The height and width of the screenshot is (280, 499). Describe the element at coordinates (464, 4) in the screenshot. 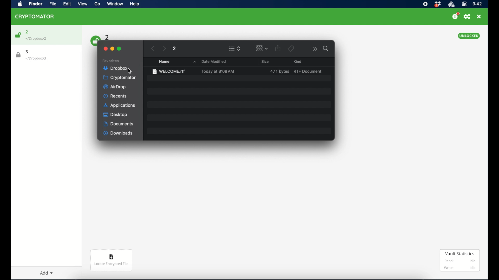

I see `control  center` at that location.